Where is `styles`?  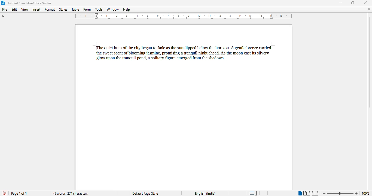
styles is located at coordinates (63, 10).